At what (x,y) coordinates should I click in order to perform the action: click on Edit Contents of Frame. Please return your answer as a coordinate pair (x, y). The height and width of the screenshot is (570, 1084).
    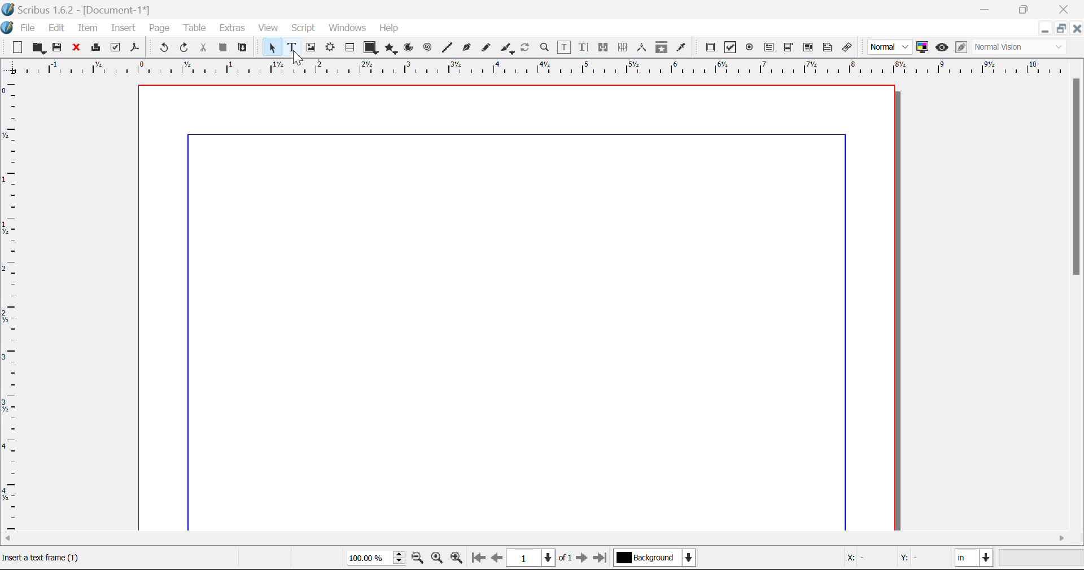
    Looking at the image, I should click on (565, 47).